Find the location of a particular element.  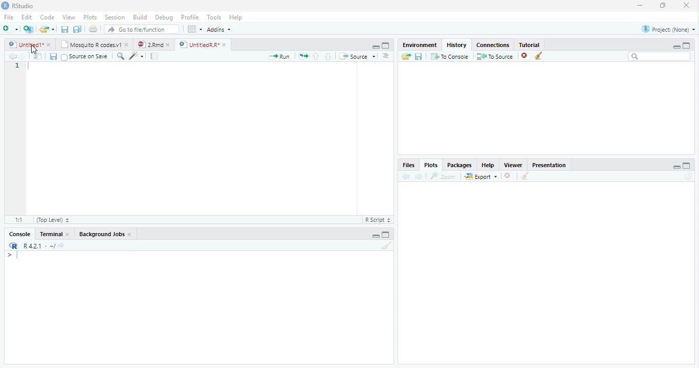

Plots is located at coordinates (91, 17).